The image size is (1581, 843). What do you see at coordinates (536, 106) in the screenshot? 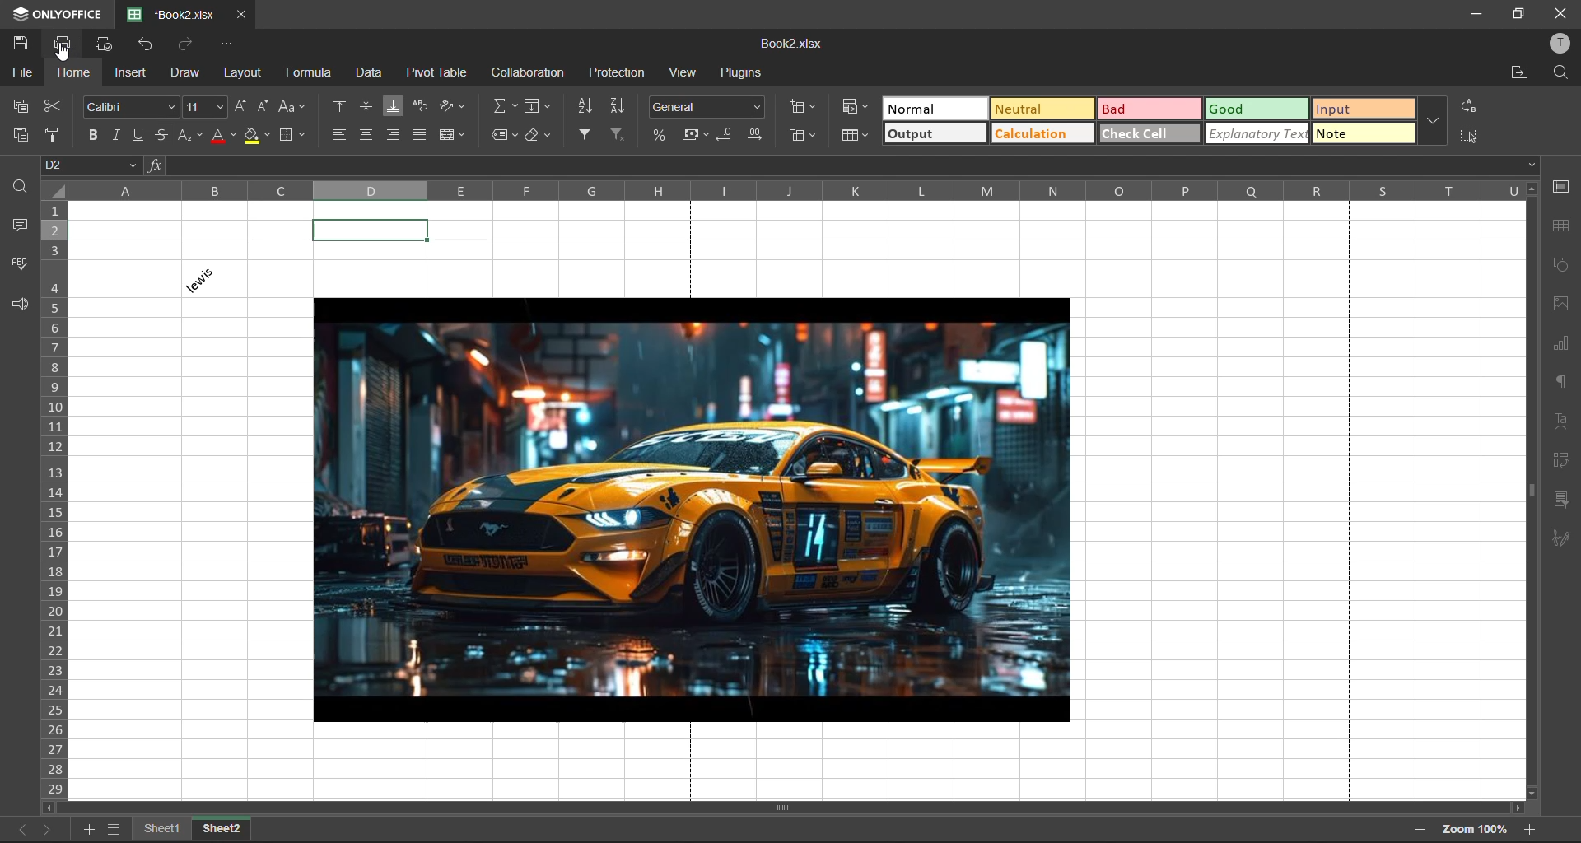
I see `fields` at bounding box center [536, 106].